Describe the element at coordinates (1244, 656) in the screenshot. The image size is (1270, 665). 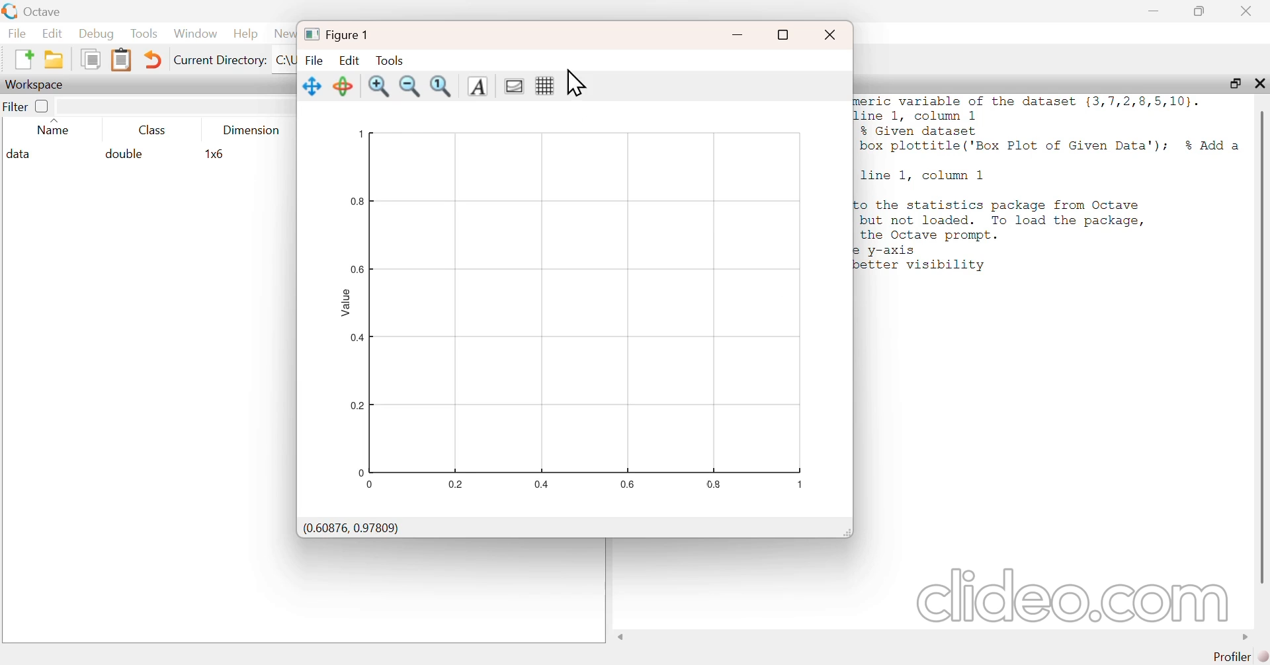
I see `profiler` at that location.